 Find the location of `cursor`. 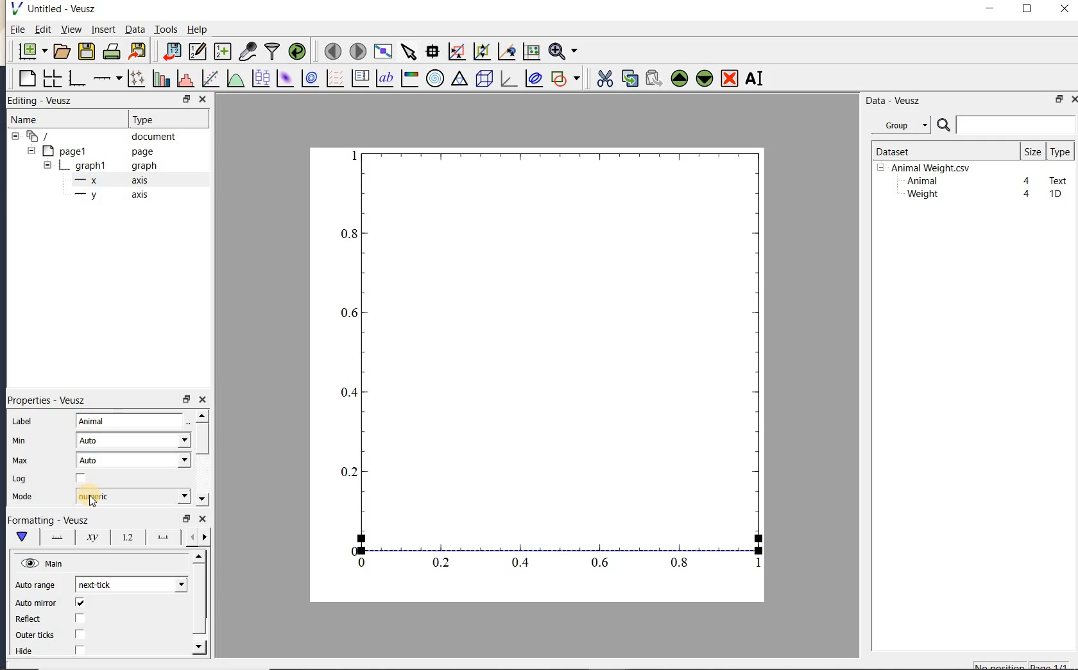

cursor is located at coordinates (92, 502).